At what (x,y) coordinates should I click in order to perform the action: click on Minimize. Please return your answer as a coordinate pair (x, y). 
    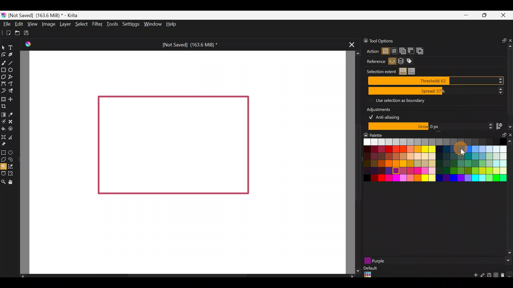
    Looking at the image, I should click on (466, 15).